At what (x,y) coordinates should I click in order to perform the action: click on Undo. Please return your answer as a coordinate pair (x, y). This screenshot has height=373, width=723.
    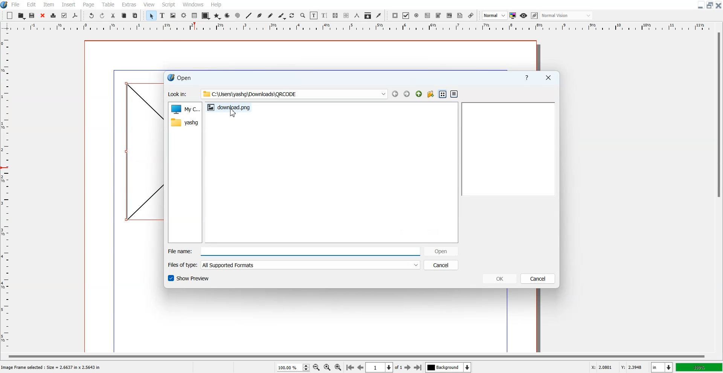
    Looking at the image, I should click on (92, 15).